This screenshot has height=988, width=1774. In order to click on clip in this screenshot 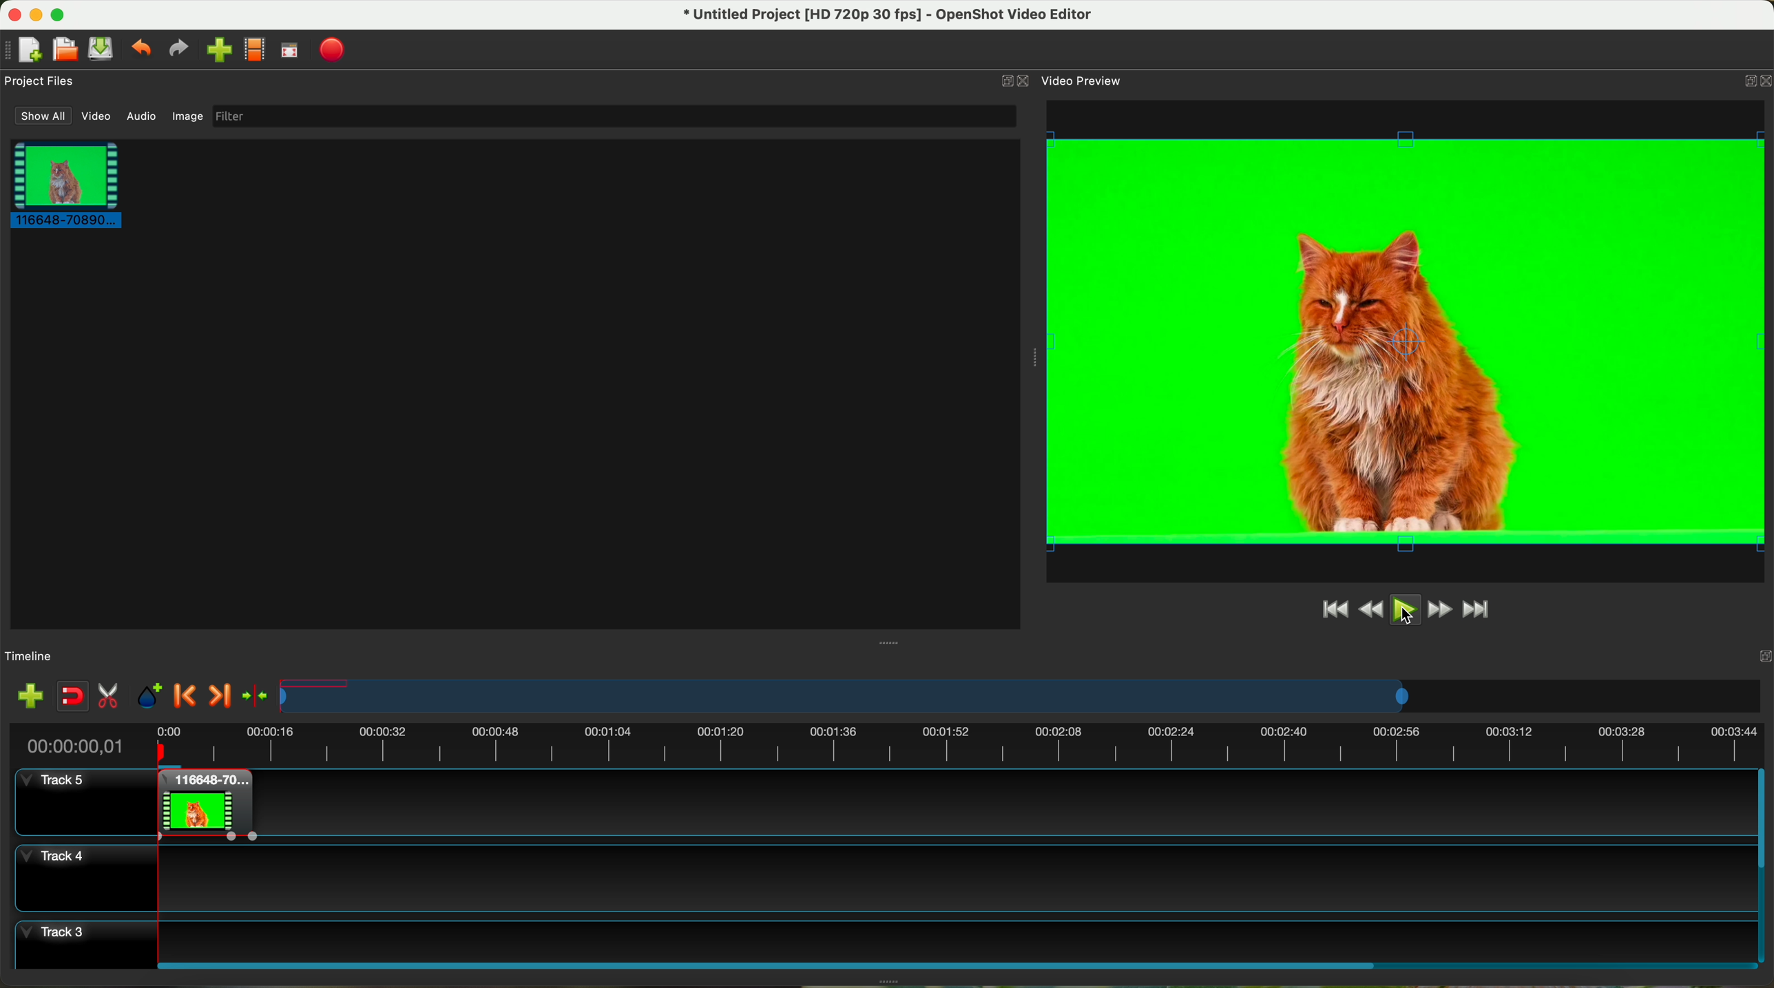, I will do `click(62, 184)`.